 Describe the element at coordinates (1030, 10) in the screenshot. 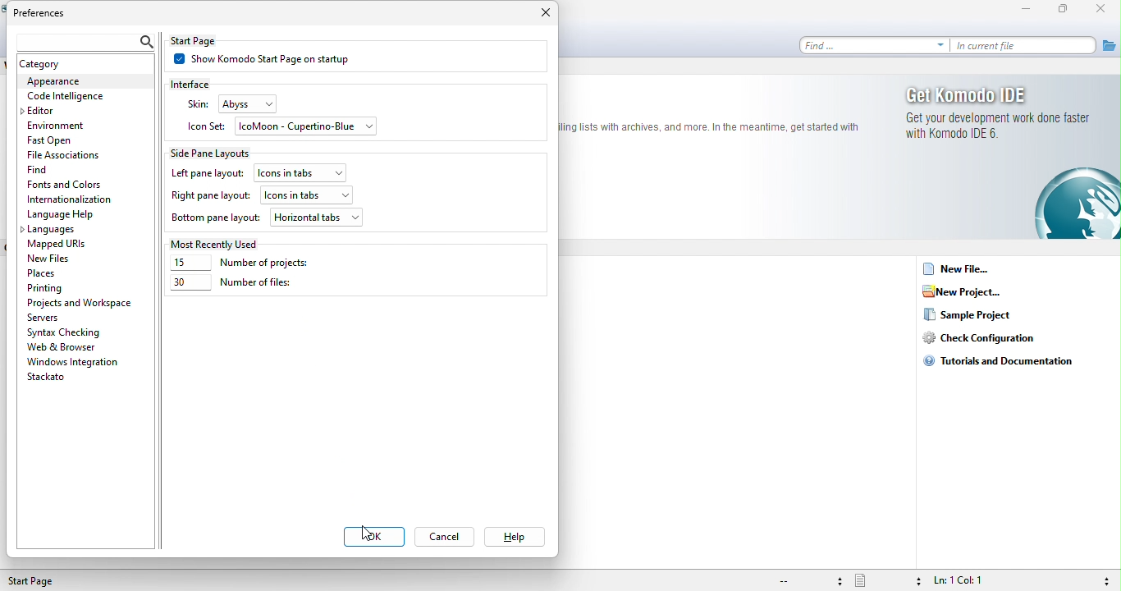

I see `minimize` at that location.